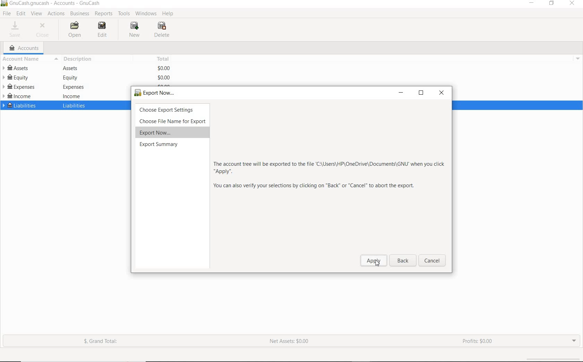 Image resolution: width=583 pixels, height=362 pixels. Describe the element at coordinates (373, 260) in the screenshot. I see `apply` at that location.